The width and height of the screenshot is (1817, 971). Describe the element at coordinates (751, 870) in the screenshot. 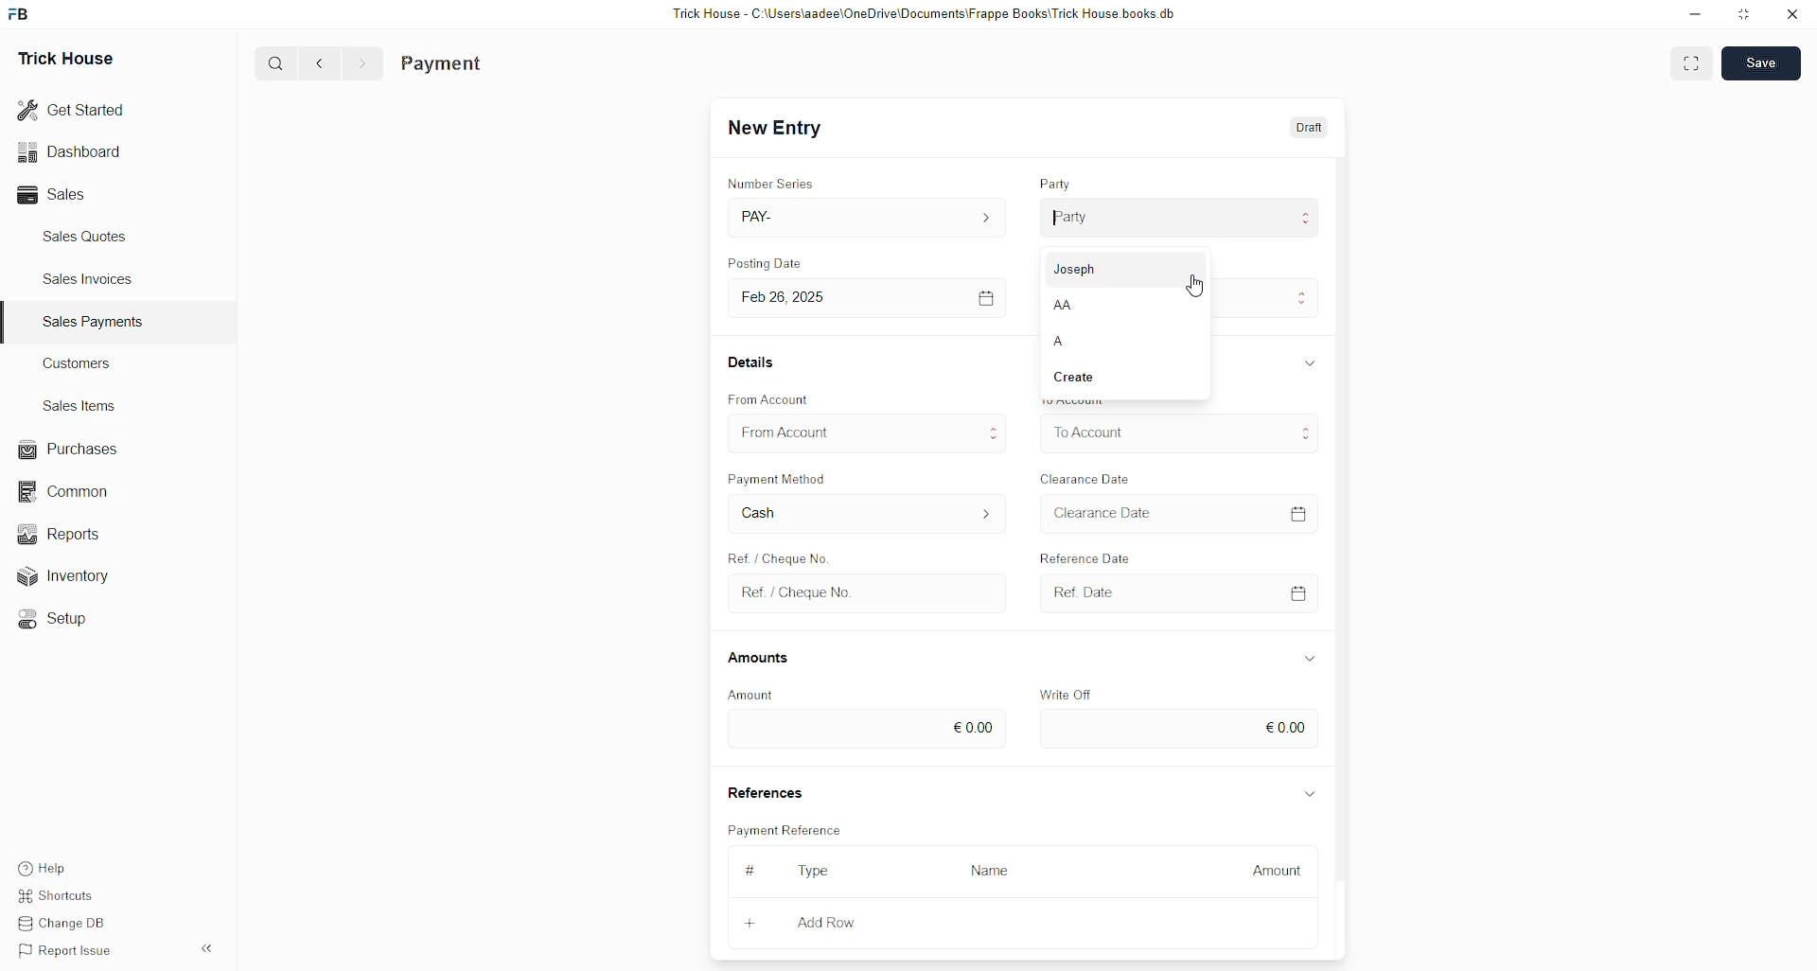

I see `#` at that location.